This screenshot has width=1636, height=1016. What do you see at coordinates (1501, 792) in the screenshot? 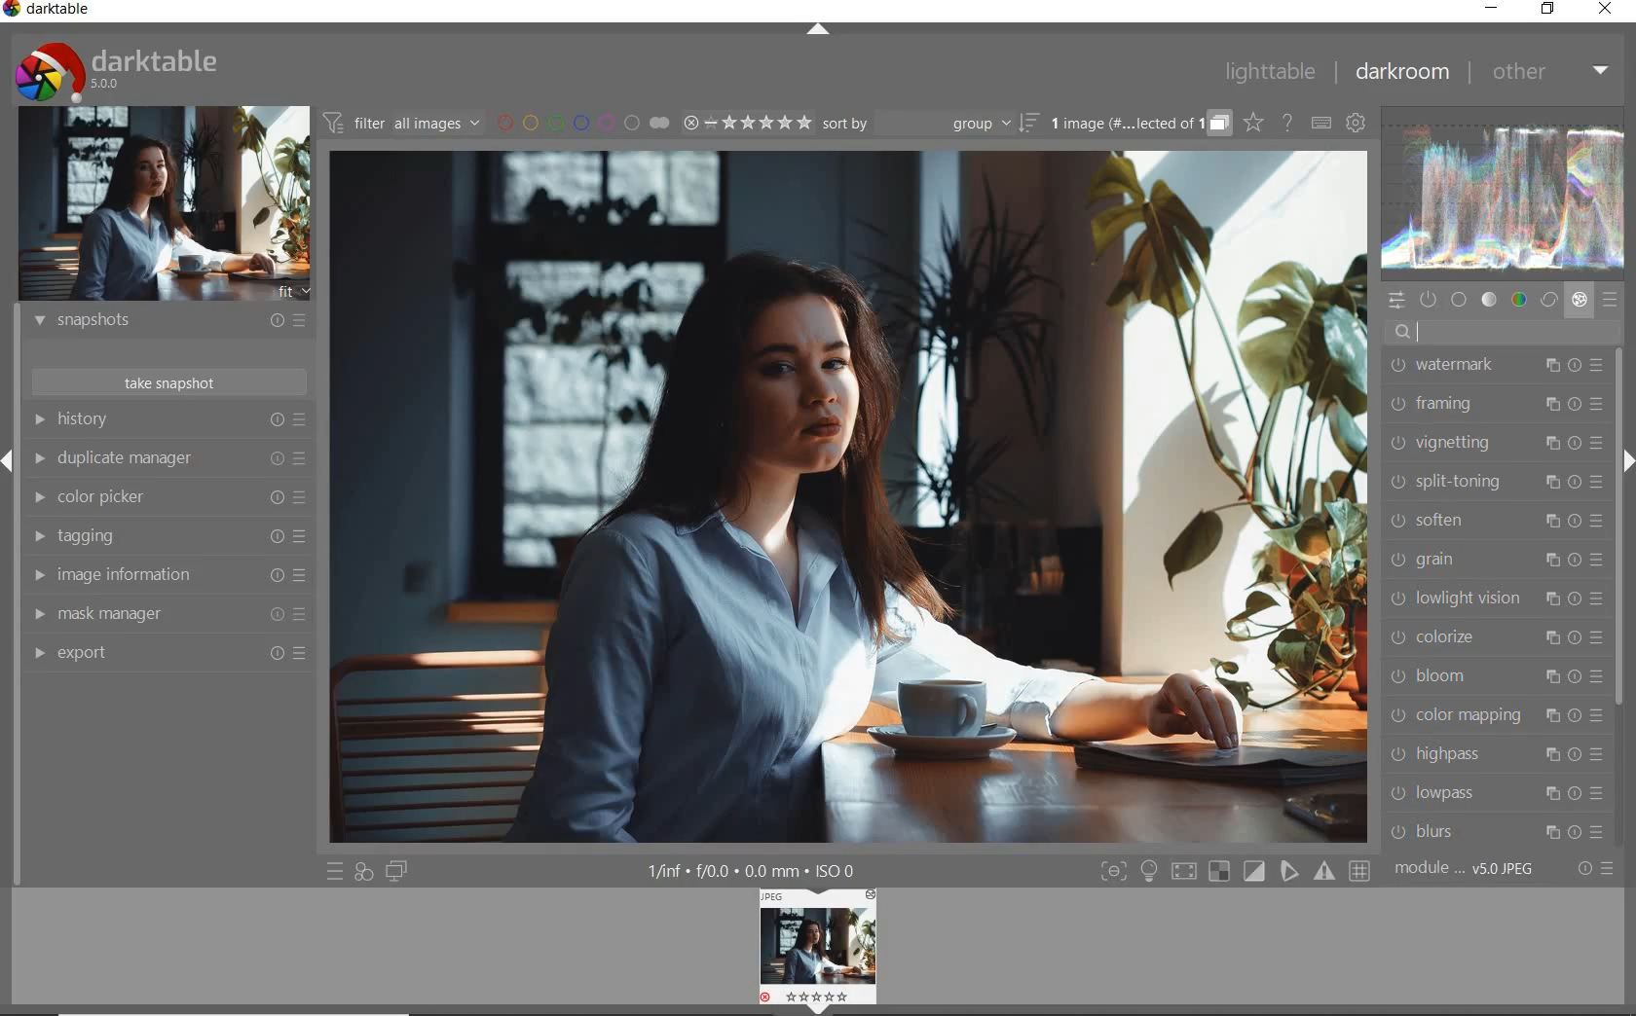
I see `lowpass` at bounding box center [1501, 792].